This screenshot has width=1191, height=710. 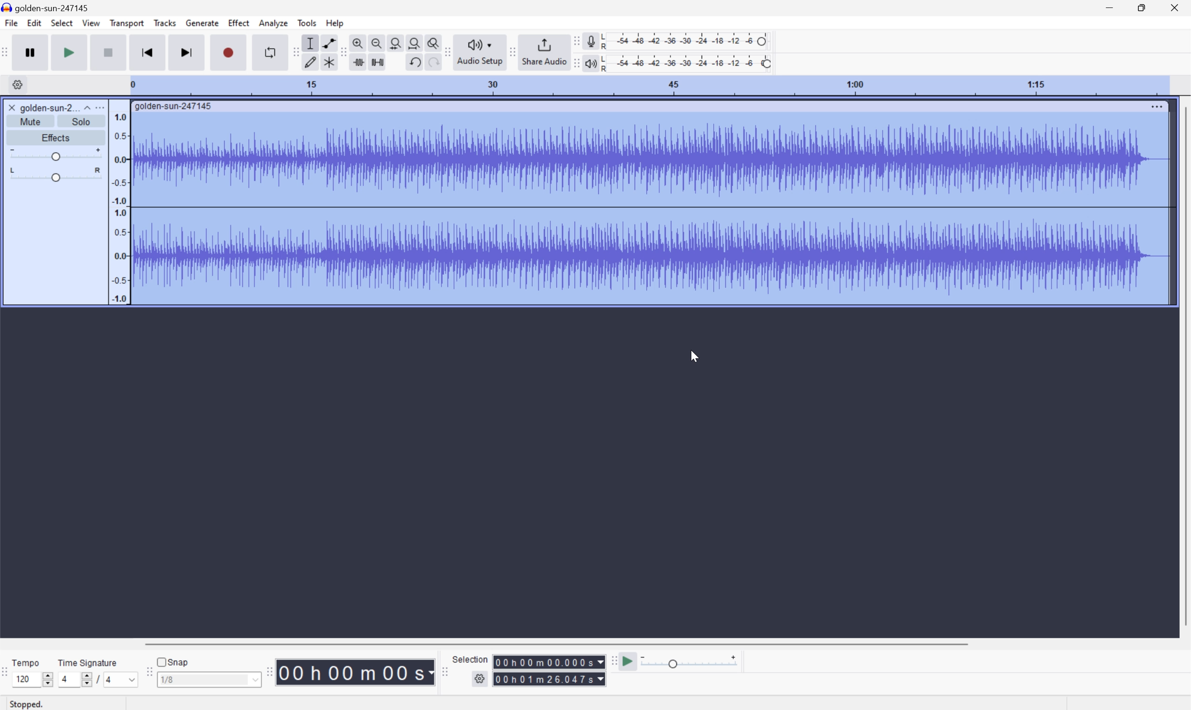 What do you see at coordinates (27, 704) in the screenshot?
I see `Stopped` at bounding box center [27, 704].